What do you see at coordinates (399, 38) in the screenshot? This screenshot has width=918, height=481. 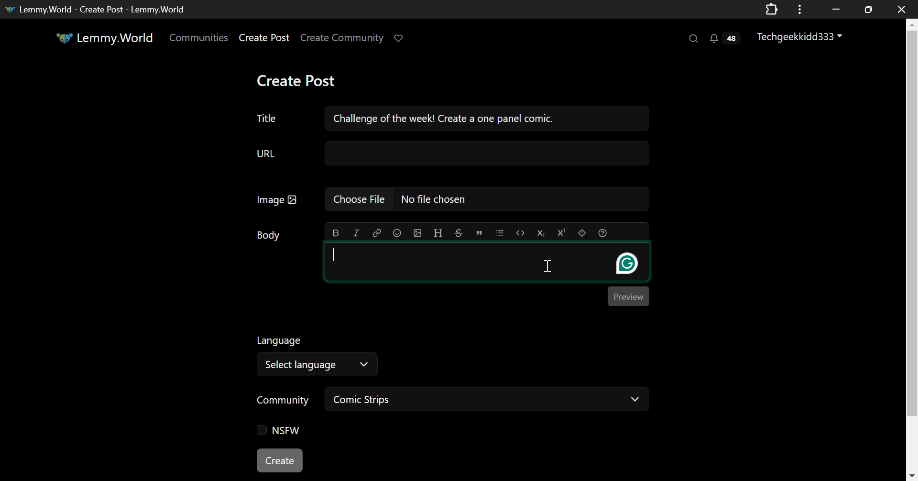 I see `Donate to Lemmy` at bounding box center [399, 38].